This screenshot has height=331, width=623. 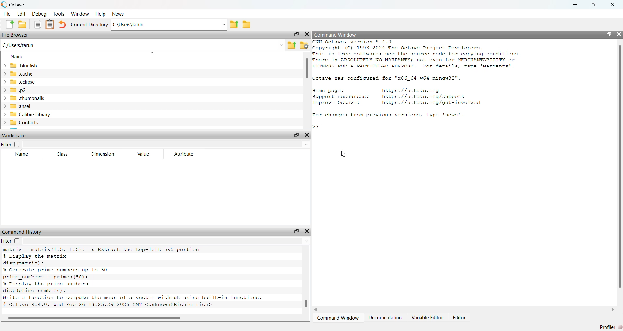 I want to click on .bluefish, so click(x=24, y=66).